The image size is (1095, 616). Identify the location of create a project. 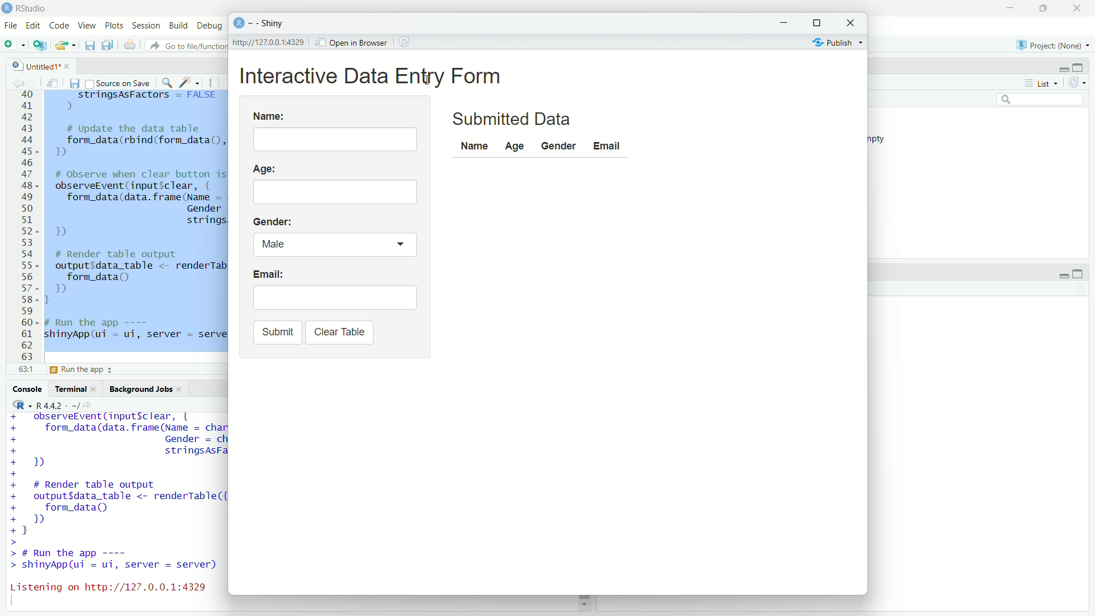
(40, 45).